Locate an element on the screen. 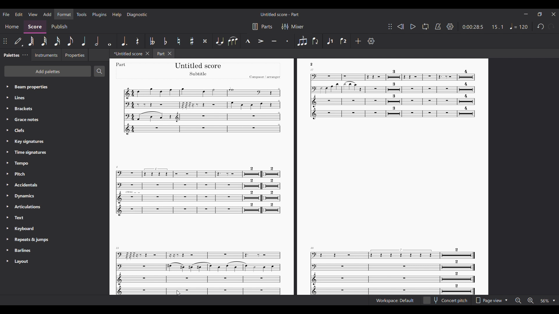 The width and height of the screenshot is (559, 314). Toggle double flat is located at coordinates (152, 41).